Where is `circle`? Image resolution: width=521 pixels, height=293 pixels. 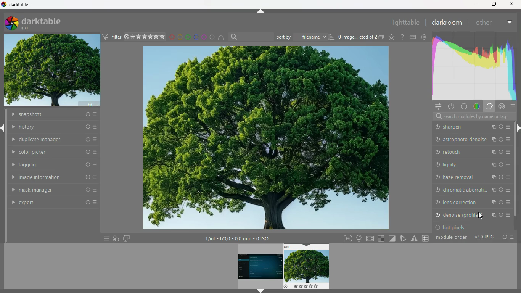
circle is located at coordinates (212, 37).